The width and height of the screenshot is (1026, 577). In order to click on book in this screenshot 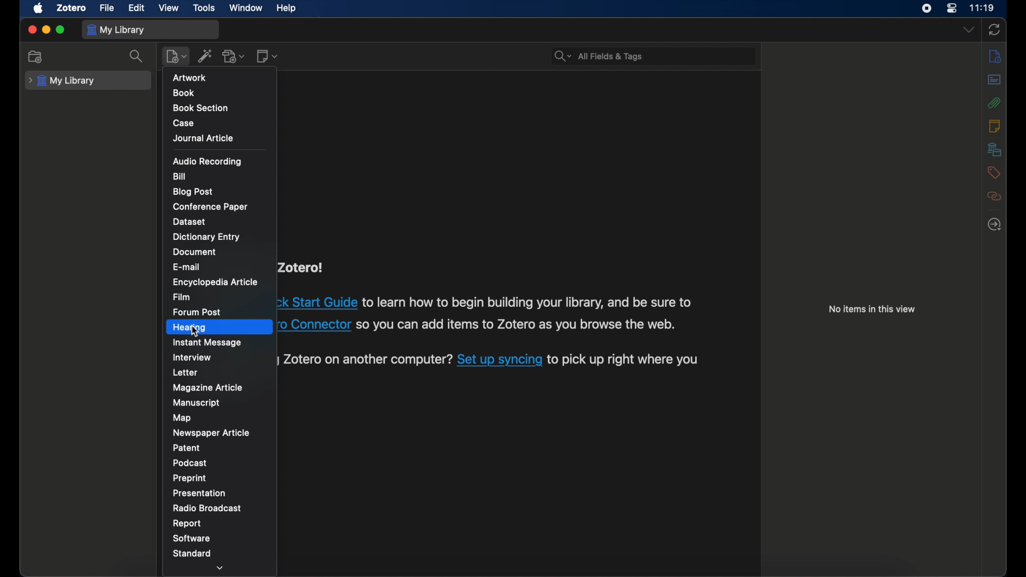, I will do `click(183, 92)`.